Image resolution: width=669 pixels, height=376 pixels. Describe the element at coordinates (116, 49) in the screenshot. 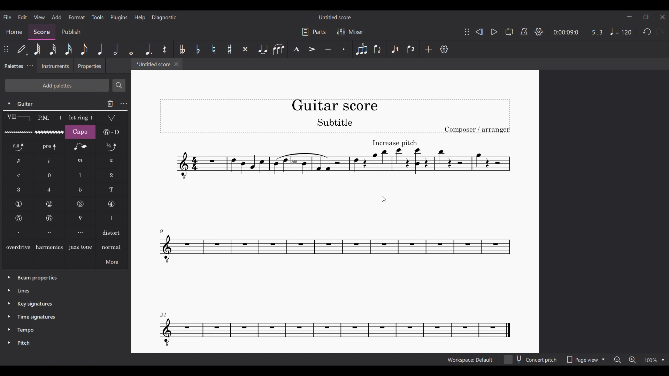

I see `Half note` at that location.